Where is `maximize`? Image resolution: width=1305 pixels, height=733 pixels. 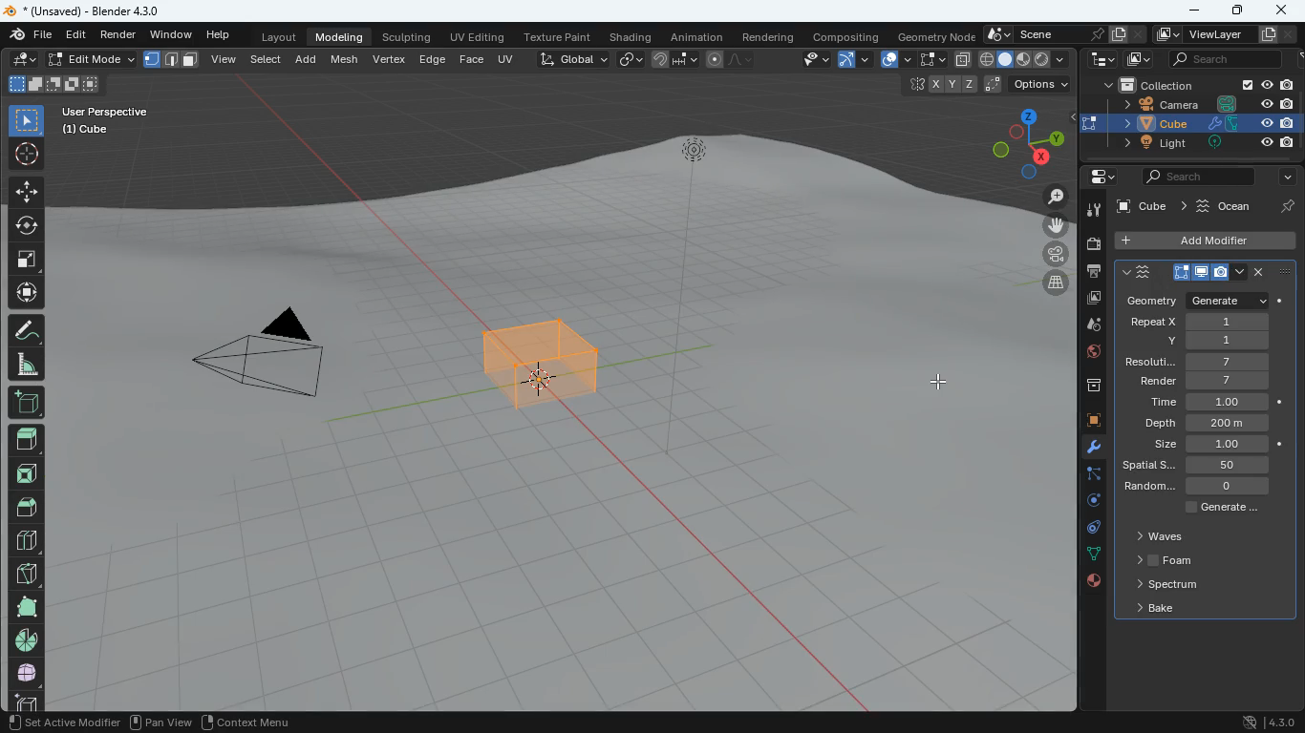
maximize is located at coordinates (1240, 10).